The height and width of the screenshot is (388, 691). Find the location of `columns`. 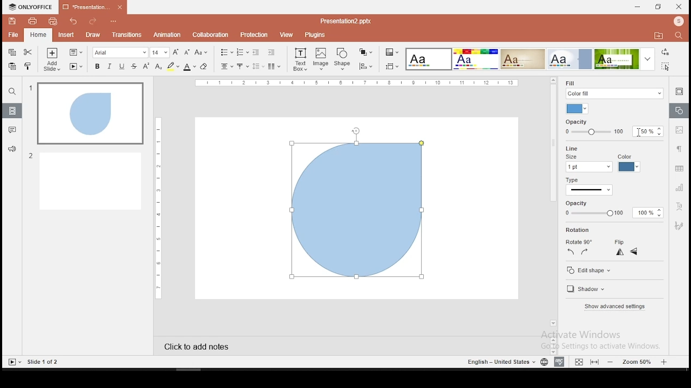

columns is located at coordinates (272, 66).